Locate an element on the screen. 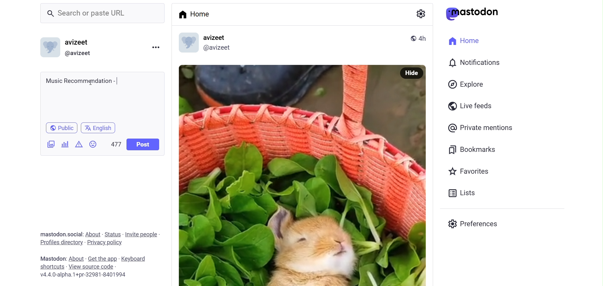 This screenshot has width=603, height=286. Menu is located at coordinates (157, 47).